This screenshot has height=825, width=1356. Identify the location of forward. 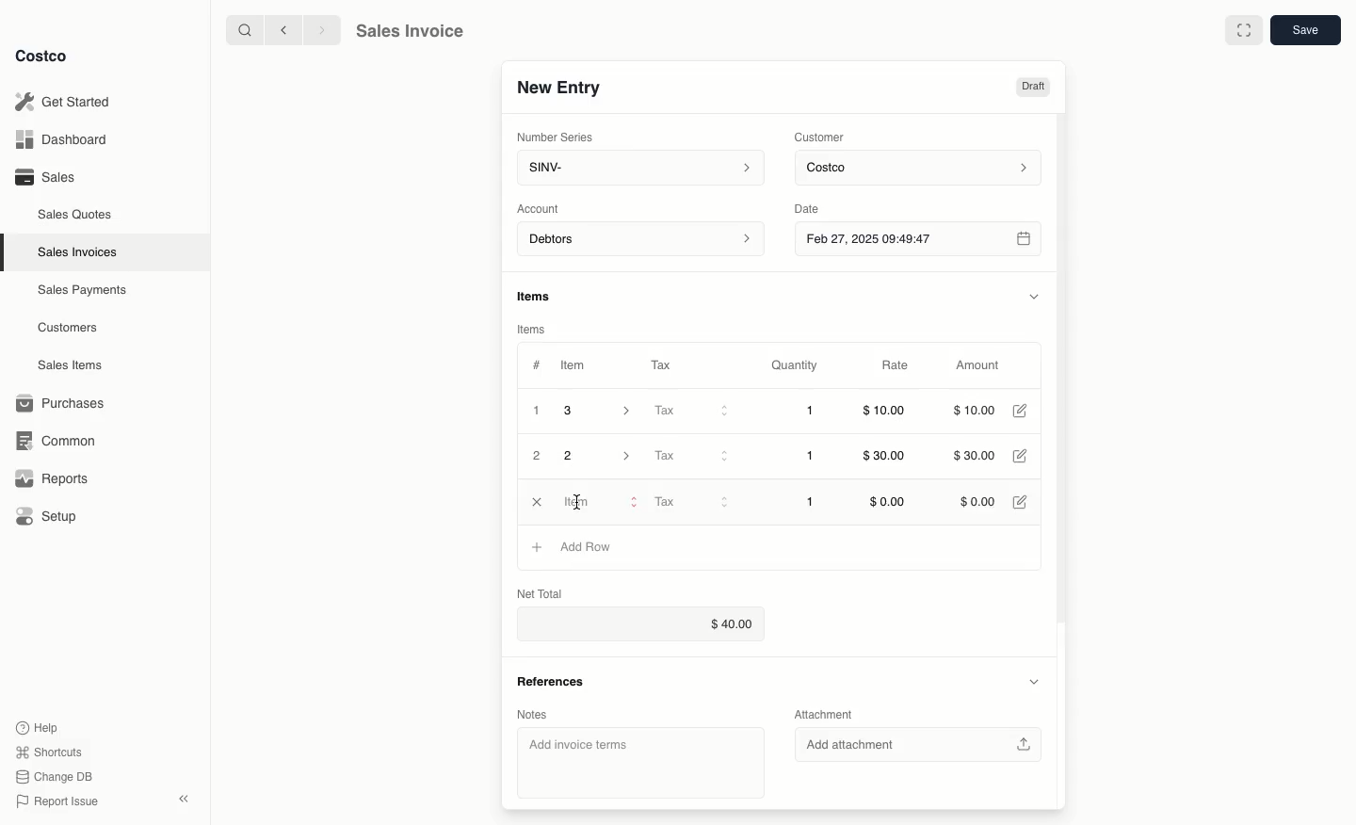
(319, 29).